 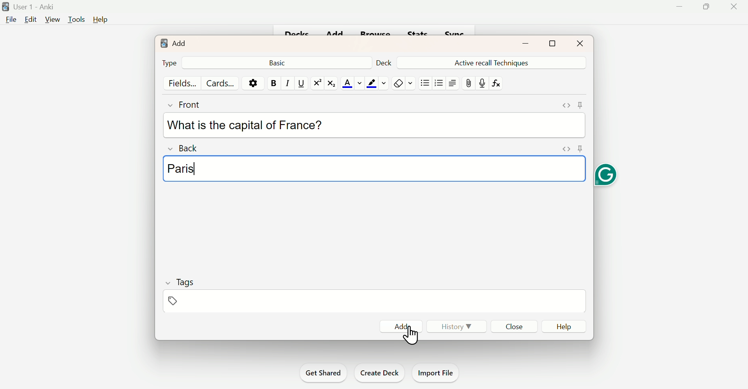 What do you see at coordinates (182, 170) in the screenshot?
I see `Paris` at bounding box center [182, 170].